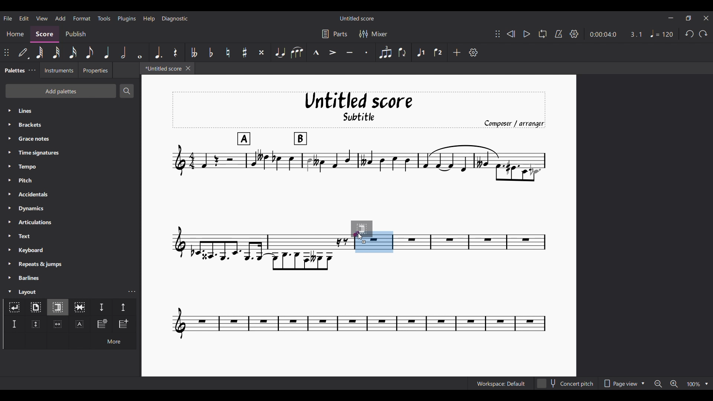 Image resolution: width=713 pixels, height=401 pixels. Describe the element at coordinates (15, 34) in the screenshot. I see `Home section` at that location.